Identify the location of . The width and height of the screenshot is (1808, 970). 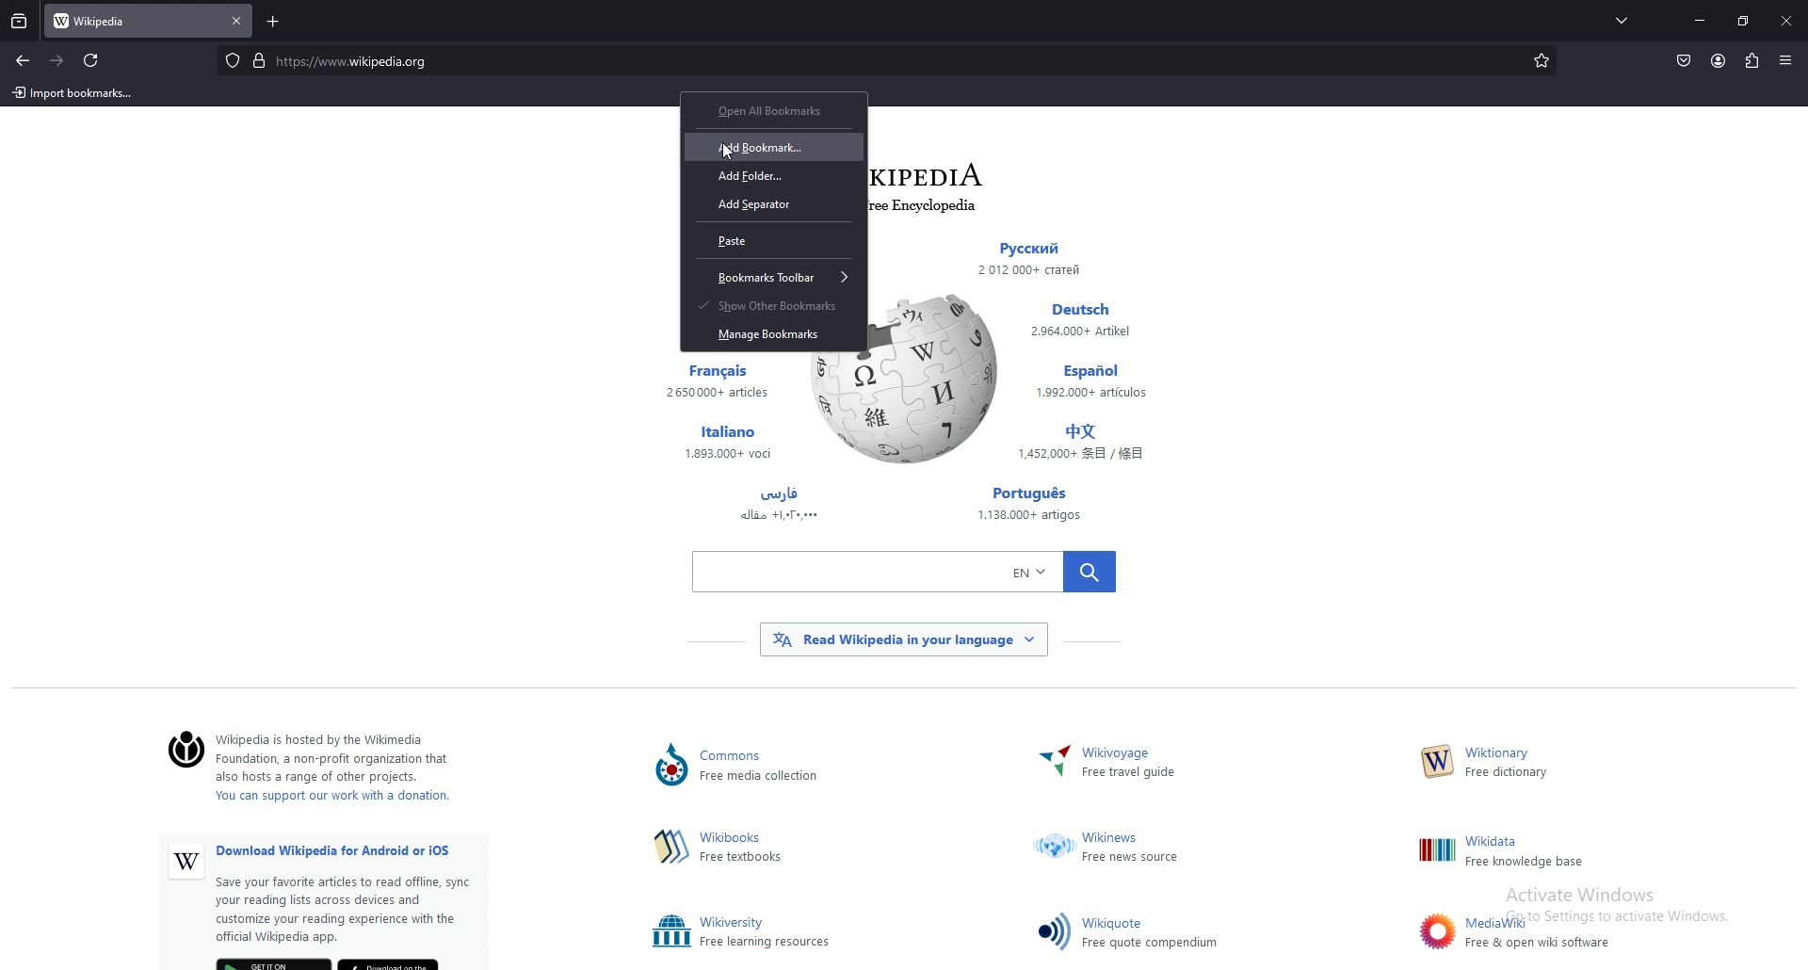
(767, 932).